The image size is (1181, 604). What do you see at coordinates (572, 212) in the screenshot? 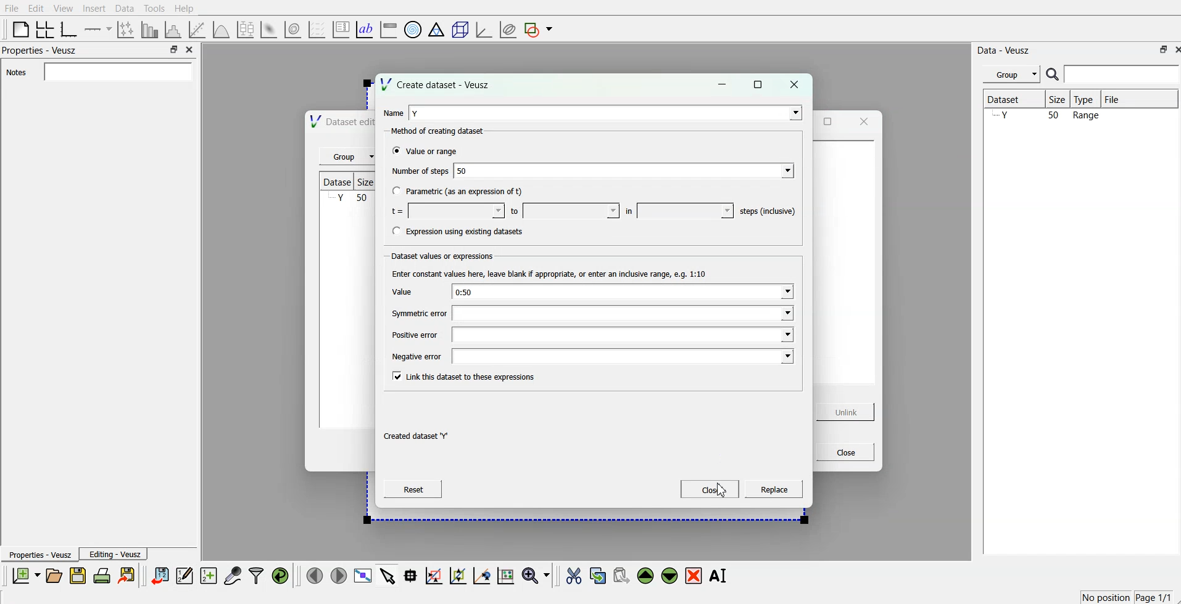
I see `max t value field` at bounding box center [572, 212].